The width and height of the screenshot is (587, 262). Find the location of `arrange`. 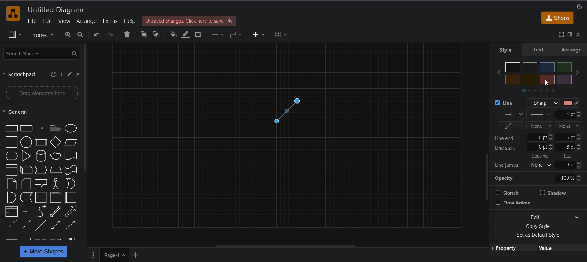

arrange is located at coordinates (573, 51).